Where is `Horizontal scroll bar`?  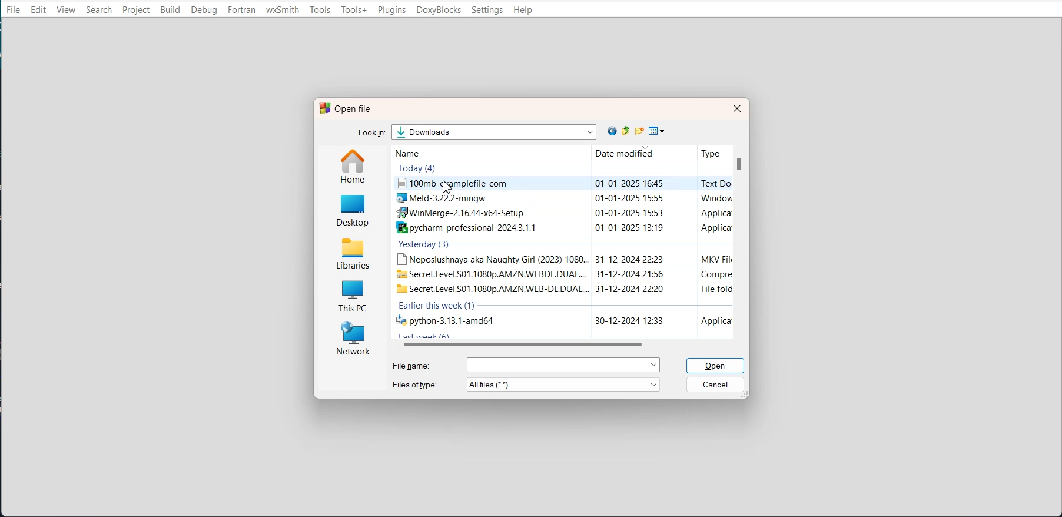
Horizontal scroll bar is located at coordinates (567, 344).